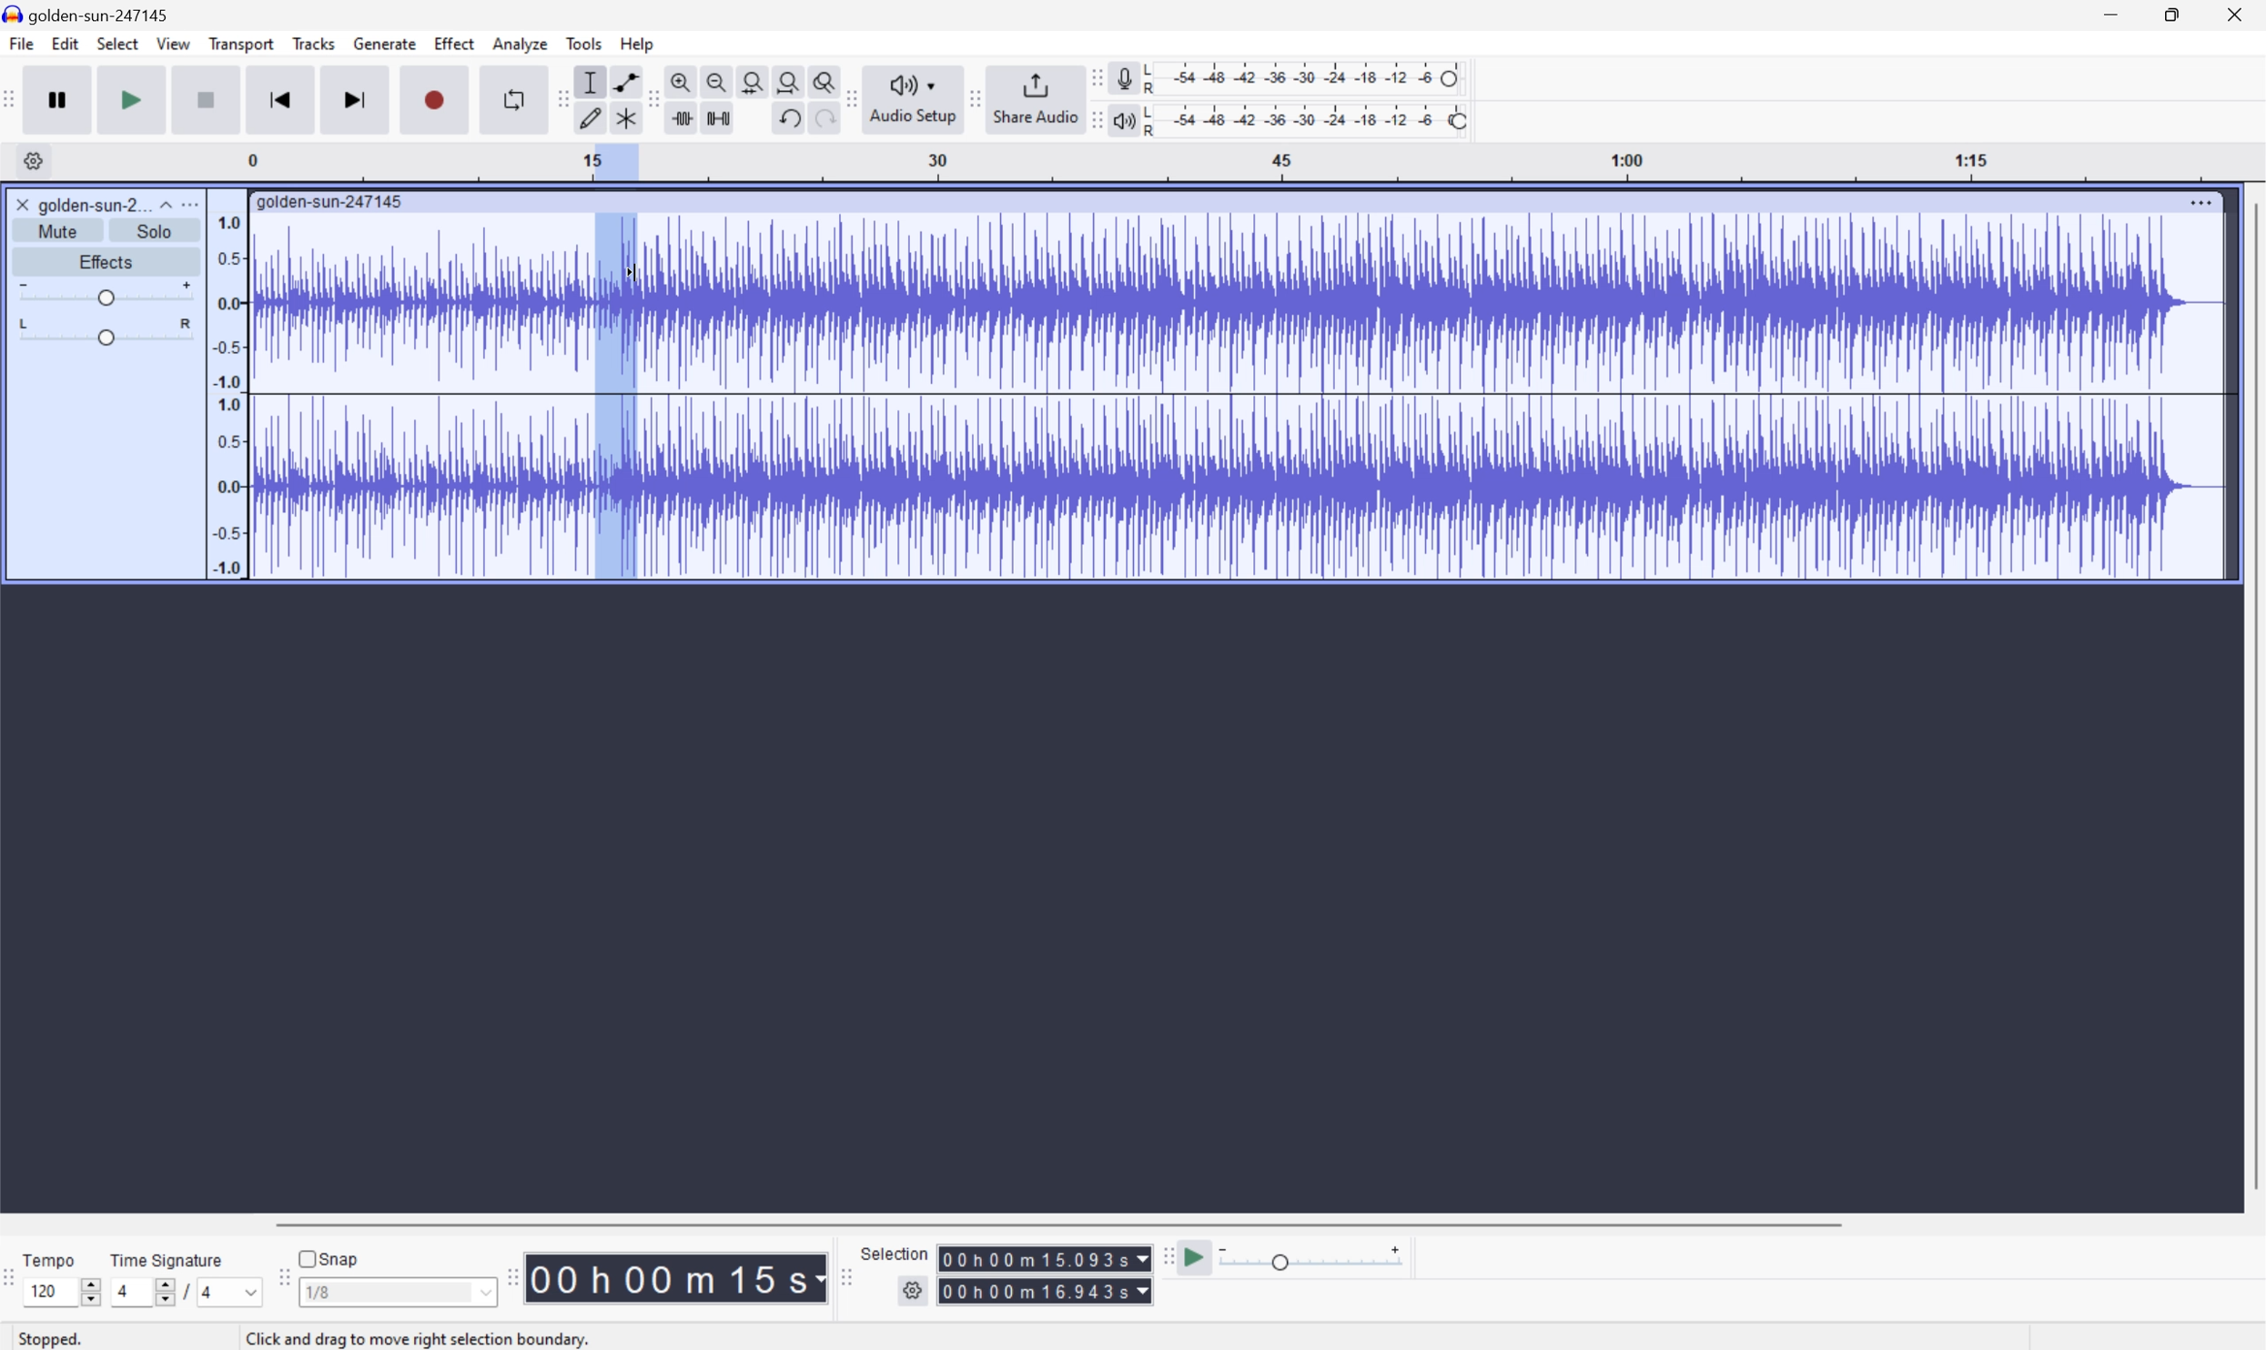 Image resolution: width=2266 pixels, height=1350 pixels. What do you see at coordinates (387, 43) in the screenshot?
I see `Generate` at bounding box center [387, 43].